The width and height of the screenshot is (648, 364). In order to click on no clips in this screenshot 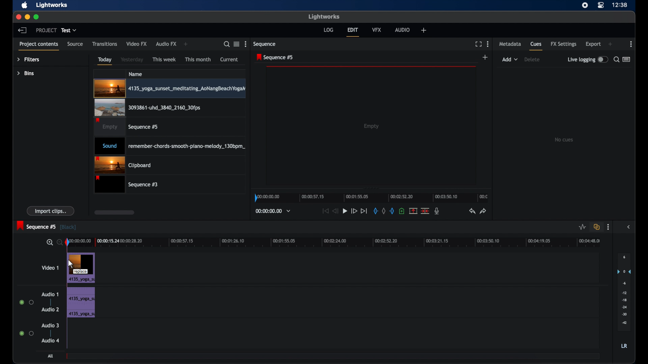, I will do `click(564, 139)`.